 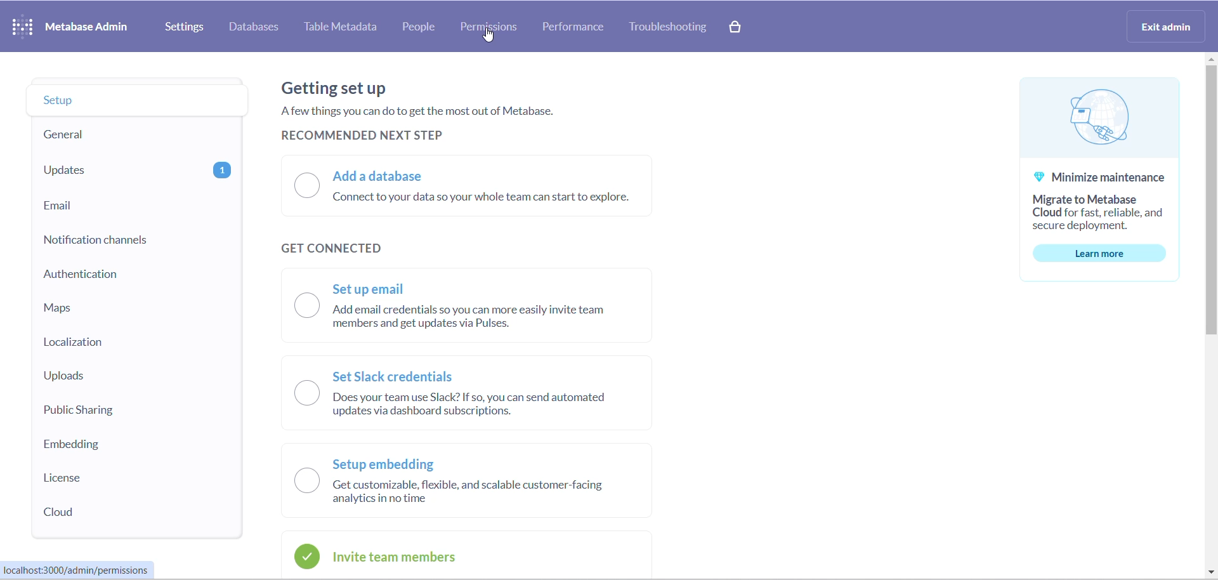 I want to click on people, so click(x=428, y=28).